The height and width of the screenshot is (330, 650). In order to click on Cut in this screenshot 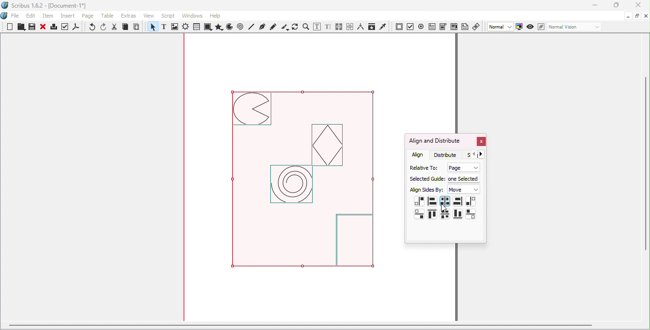, I will do `click(115, 27)`.